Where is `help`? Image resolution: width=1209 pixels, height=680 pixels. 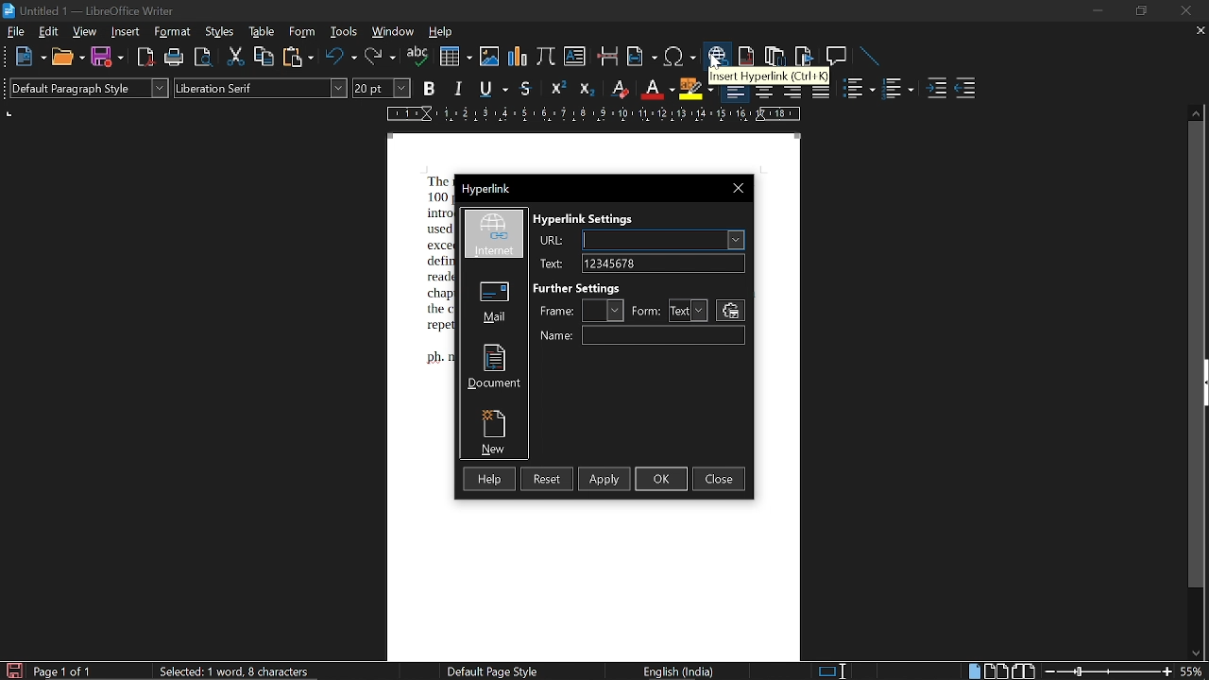 help is located at coordinates (440, 34).